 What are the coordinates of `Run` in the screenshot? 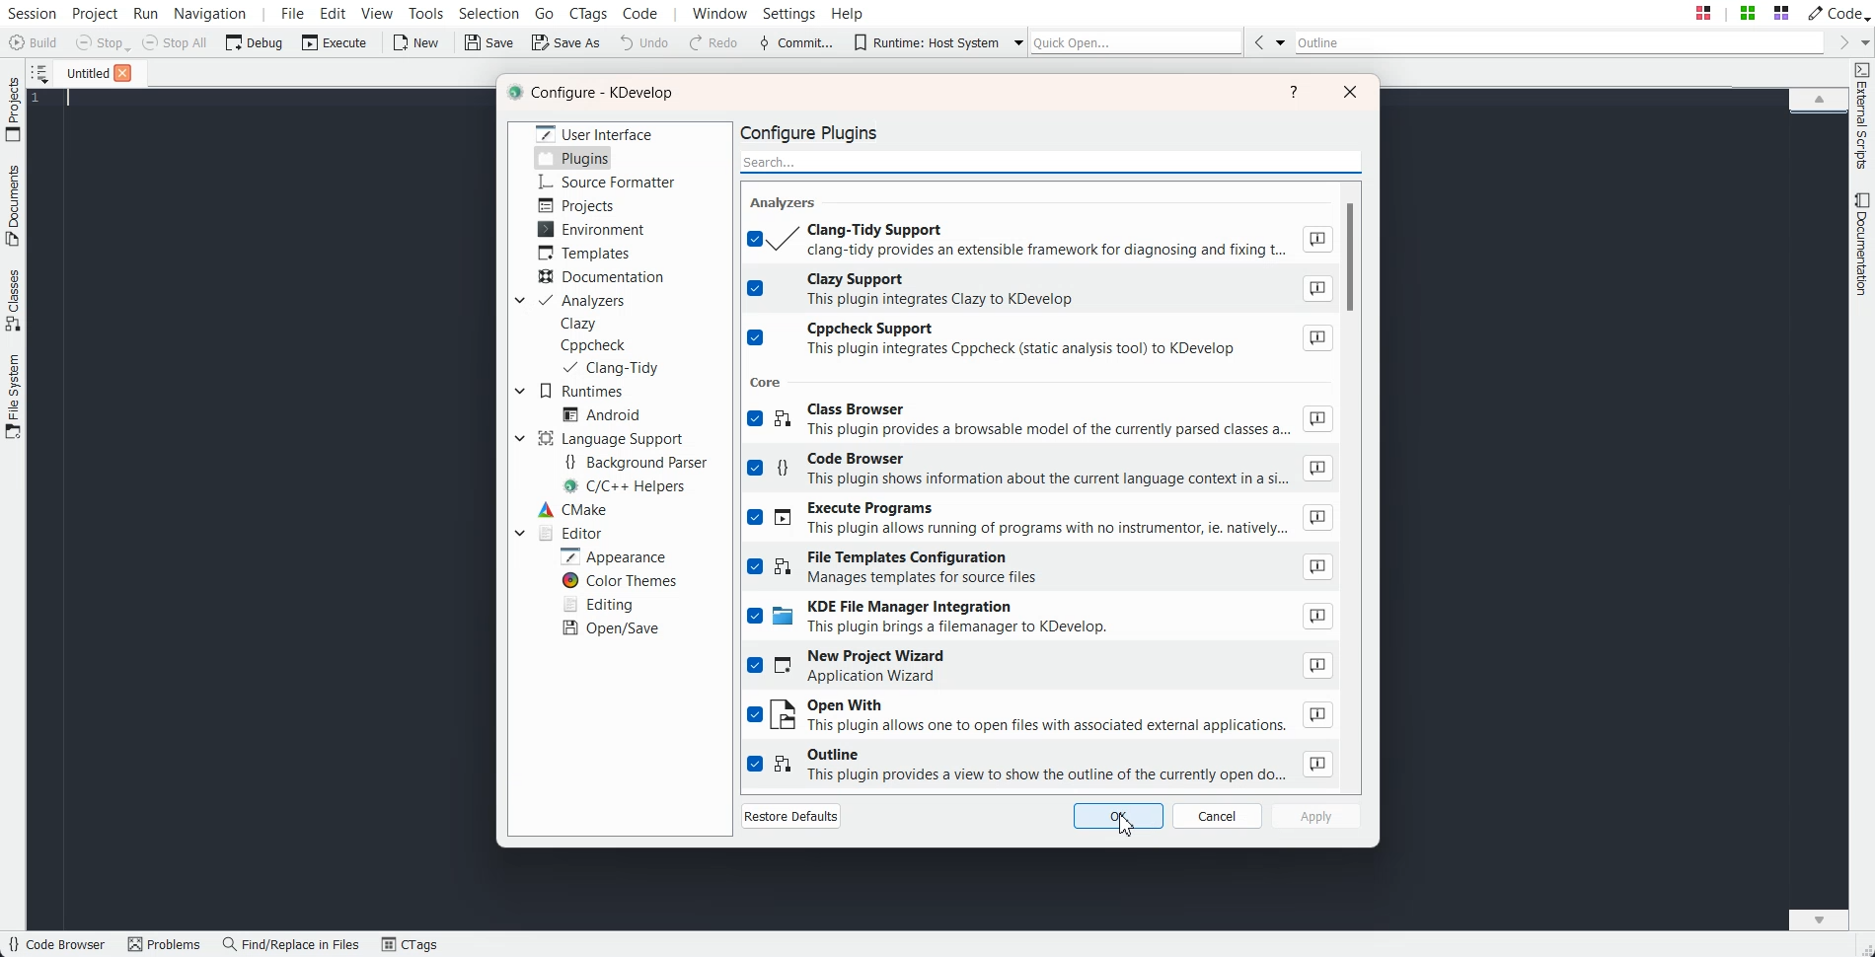 It's located at (144, 13).